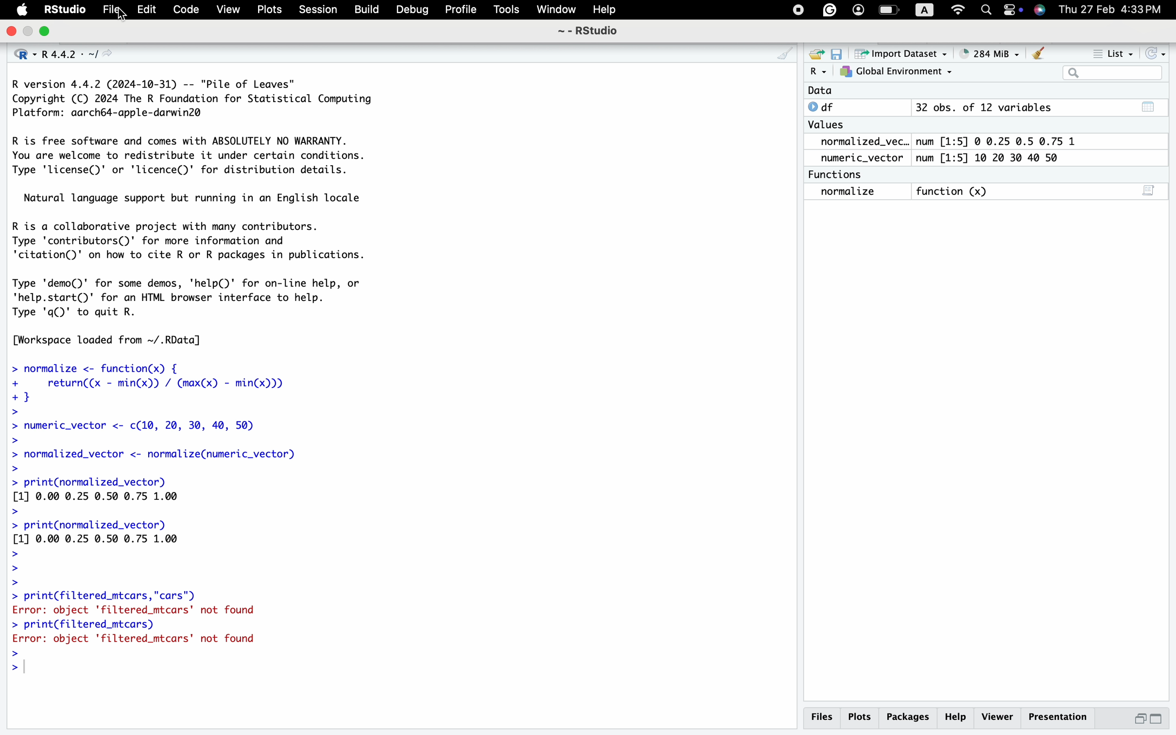 This screenshot has width=1176, height=735. What do you see at coordinates (64, 9) in the screenshot?
I see `RStudio` at bounding box center [64, 9].